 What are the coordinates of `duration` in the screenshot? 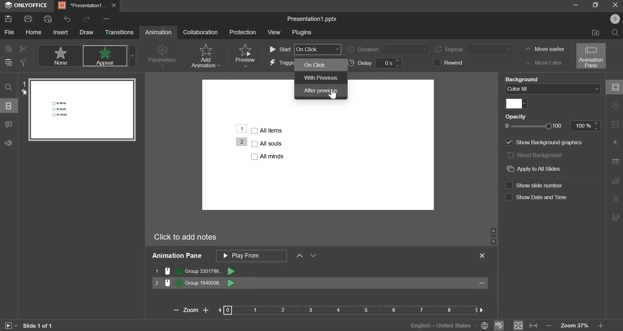 It's located at (387, 49).